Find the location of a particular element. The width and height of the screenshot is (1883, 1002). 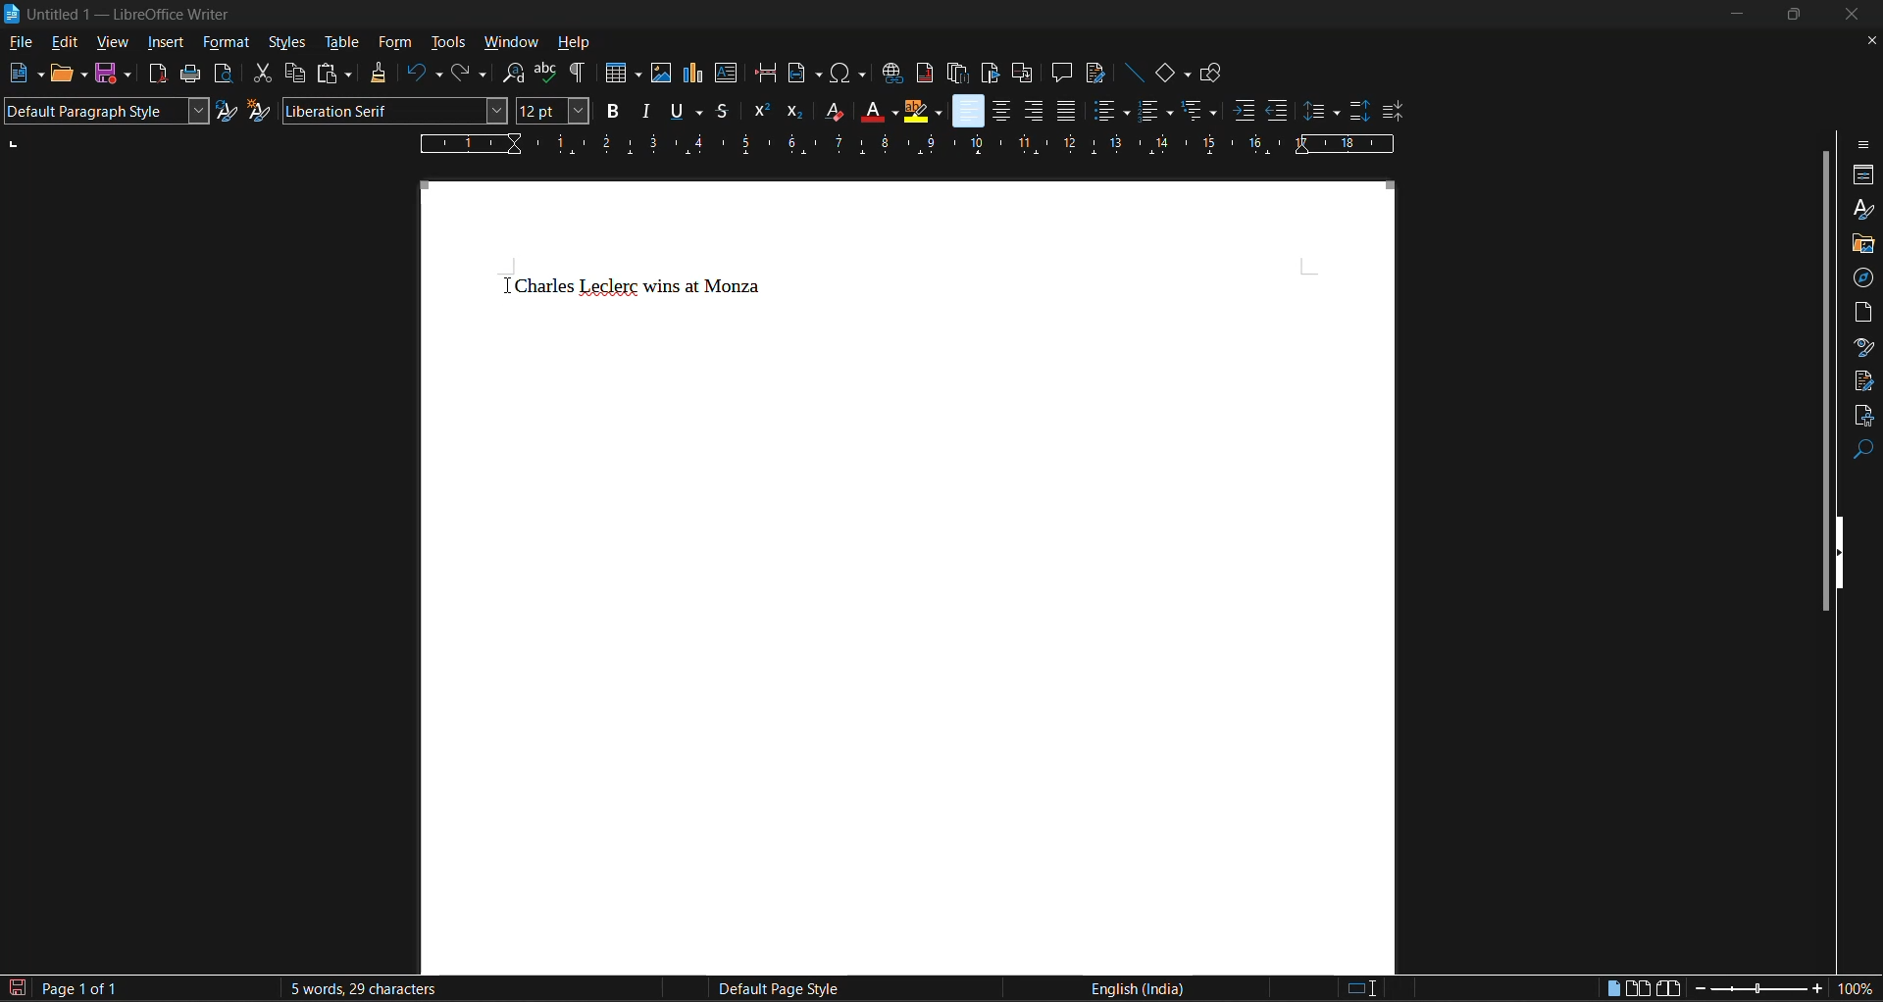

insert special characters is located at coordinates (847, 73).